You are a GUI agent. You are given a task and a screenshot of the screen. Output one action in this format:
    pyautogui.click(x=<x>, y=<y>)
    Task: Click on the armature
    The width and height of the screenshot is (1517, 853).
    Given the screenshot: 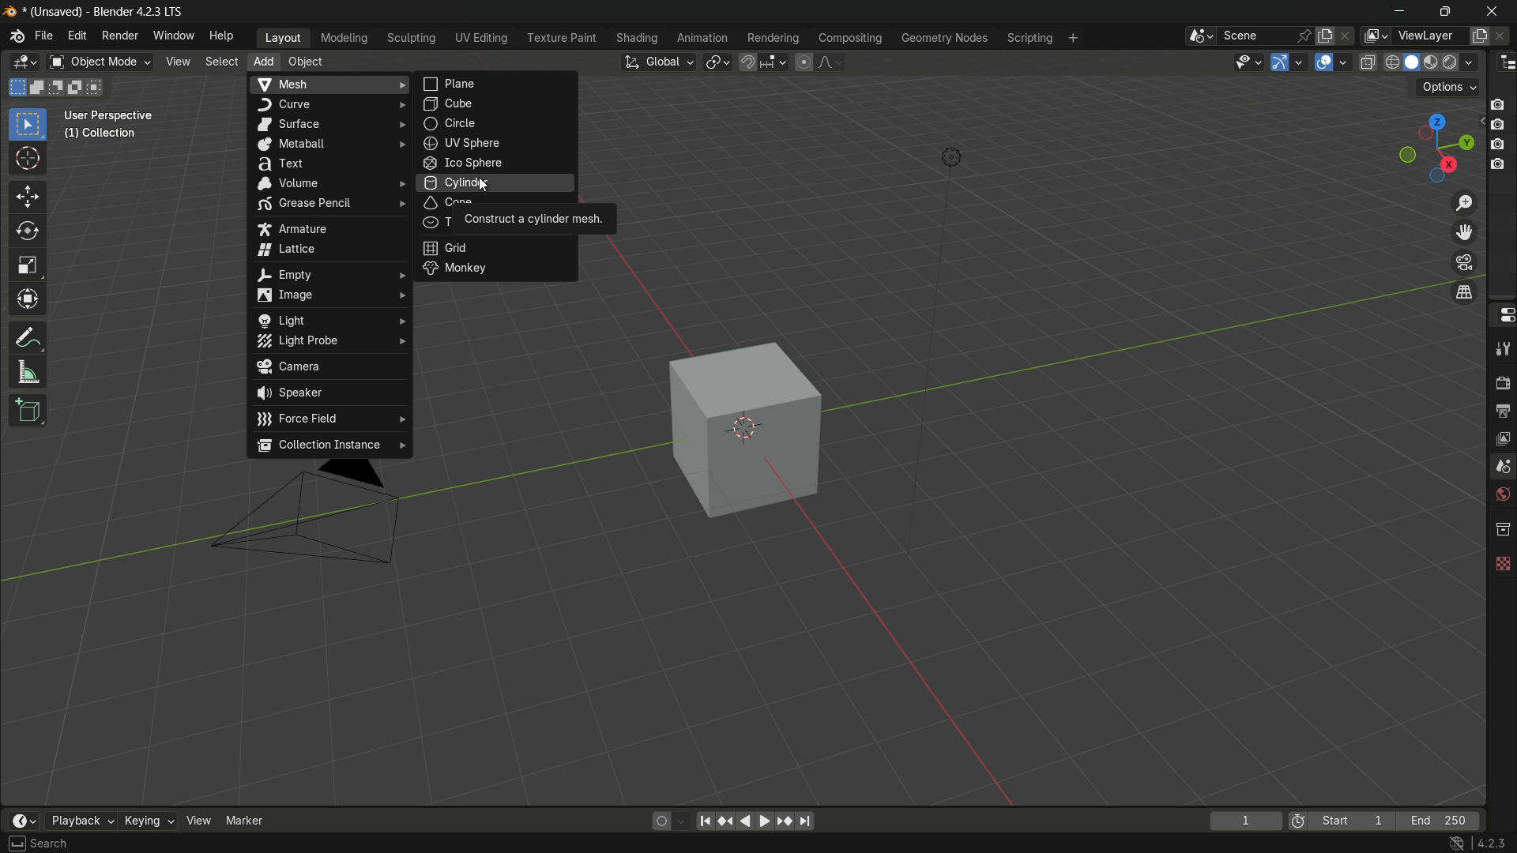 What is the action you would take?
    pyautogui.click(x=329, y=227)
    